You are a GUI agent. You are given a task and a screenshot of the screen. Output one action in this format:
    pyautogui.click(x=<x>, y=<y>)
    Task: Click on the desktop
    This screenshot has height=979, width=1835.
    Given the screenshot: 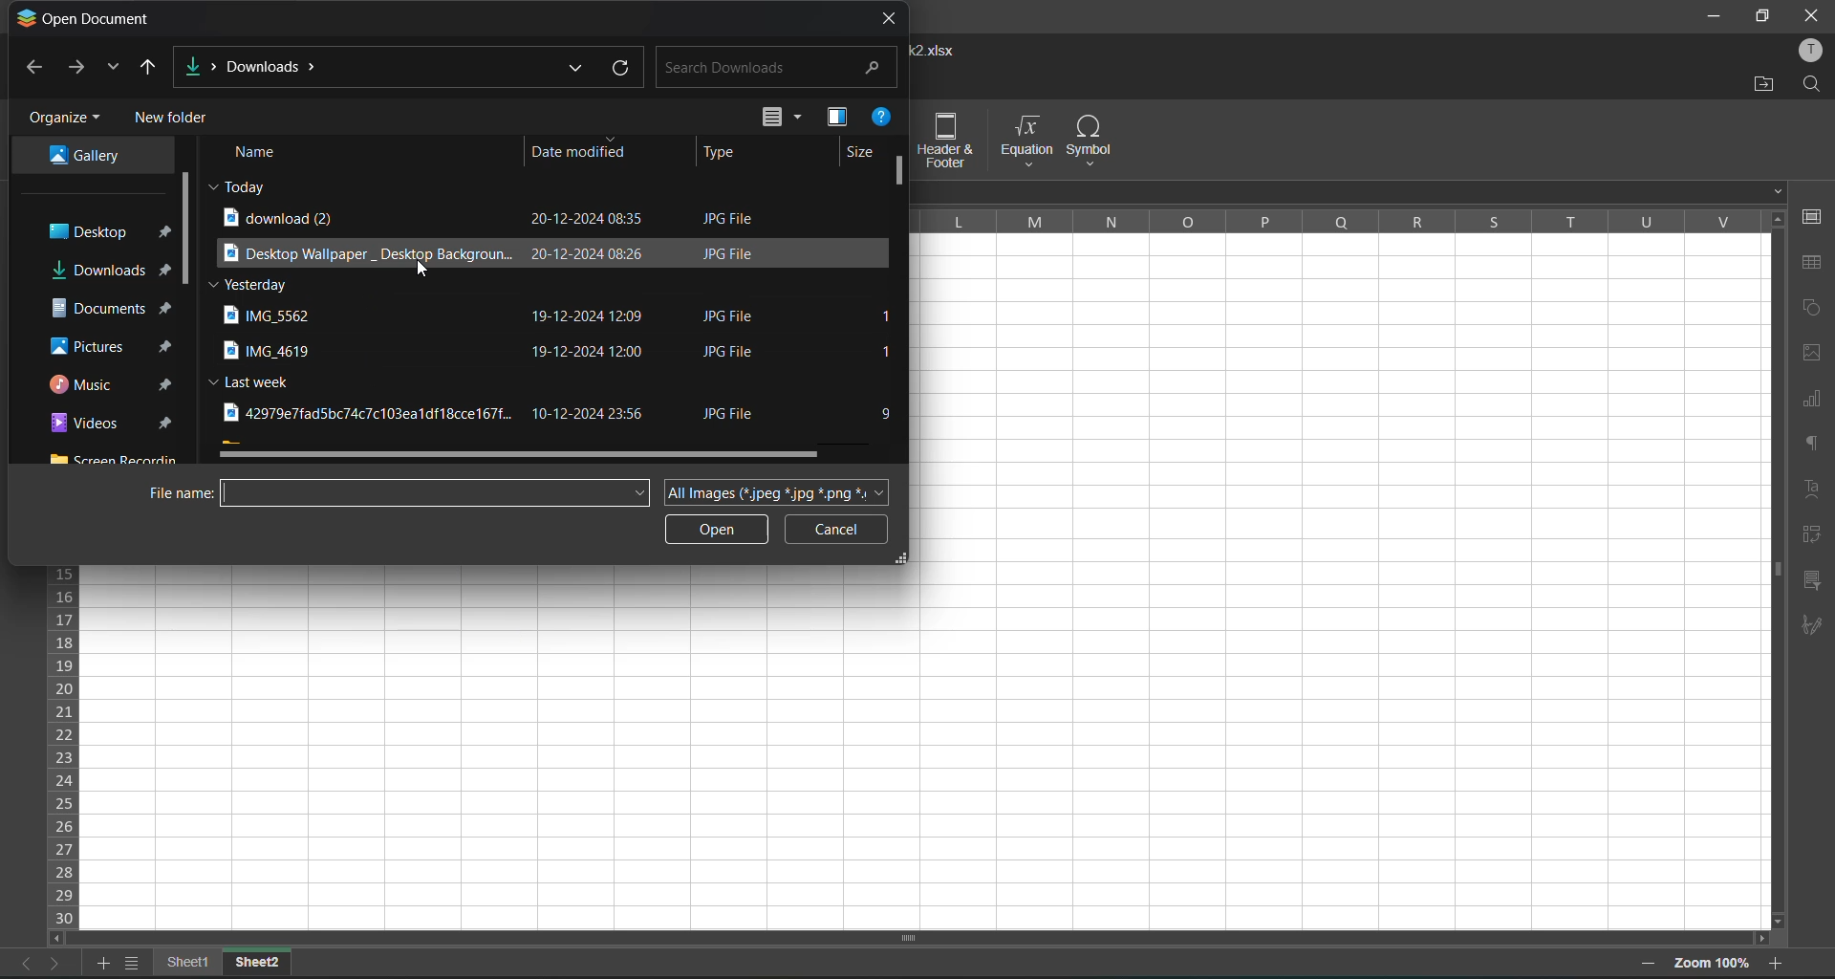 What is the action you would take?
    pyautogui.click(x=107, y=233)
    